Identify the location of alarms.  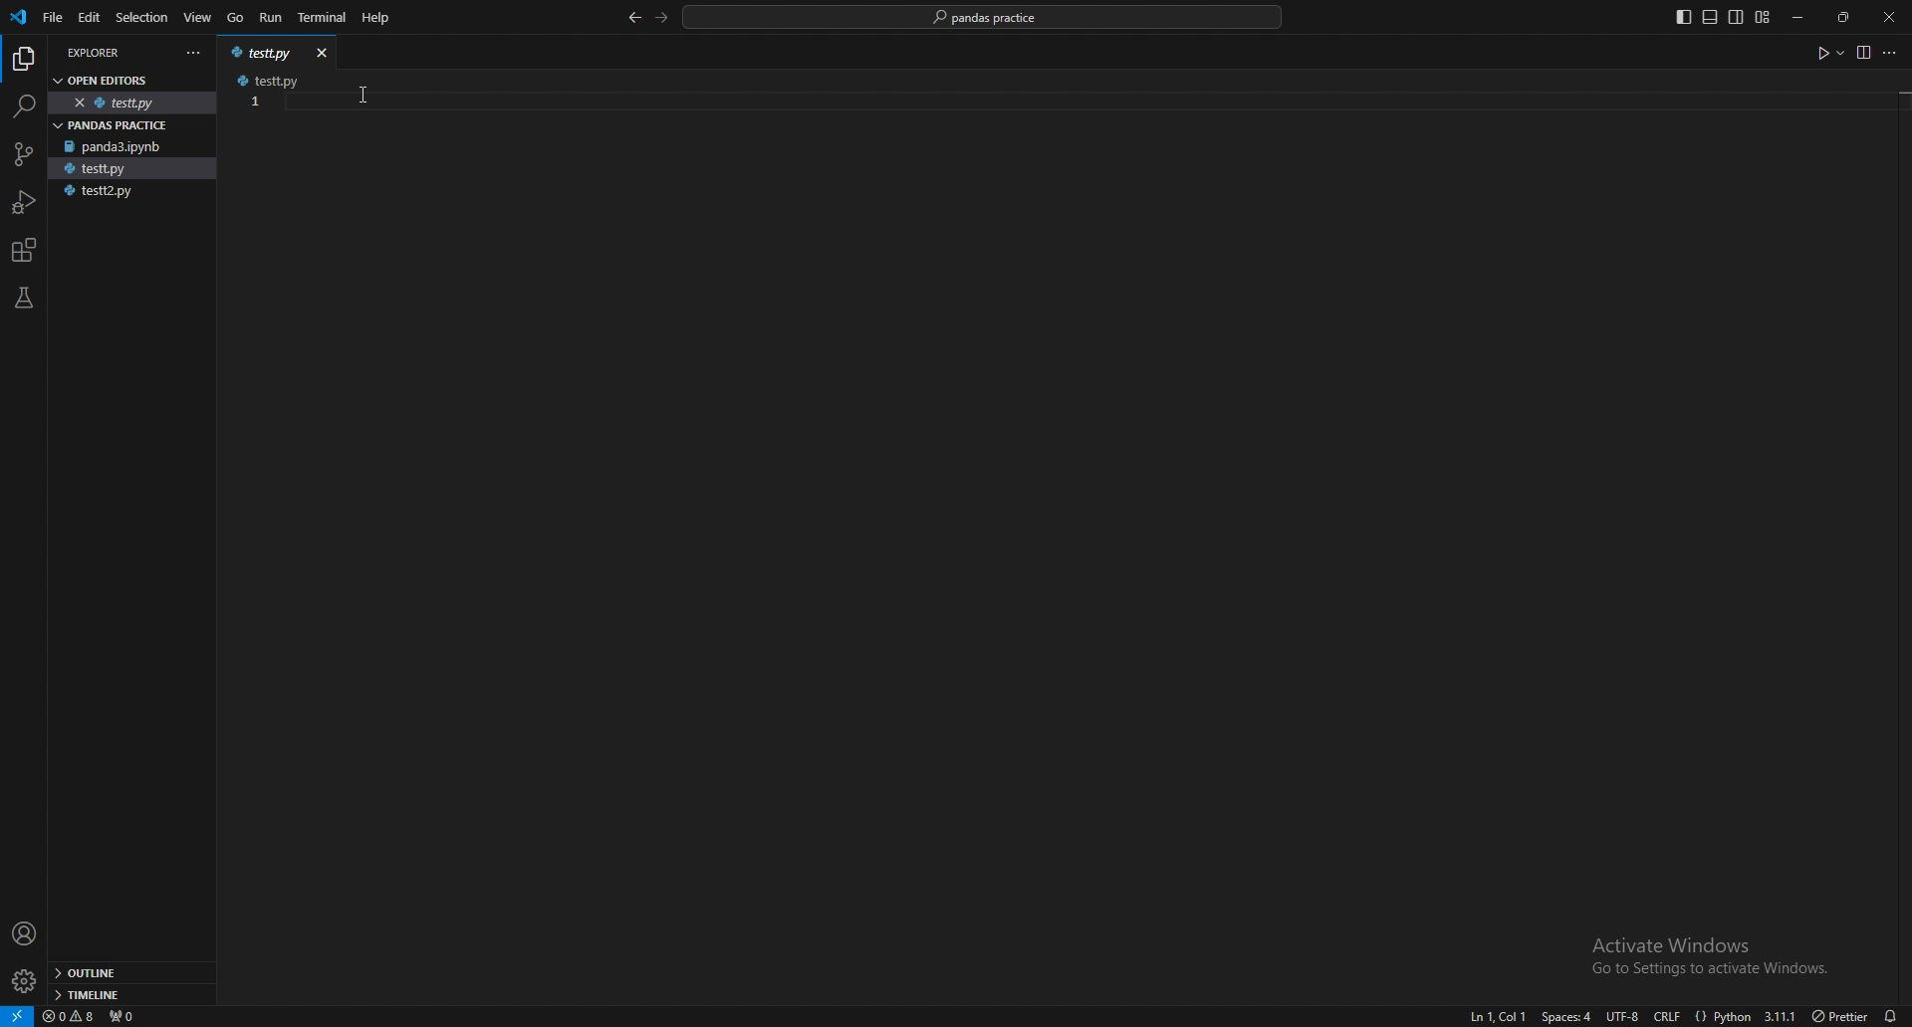
(1891, 1015).